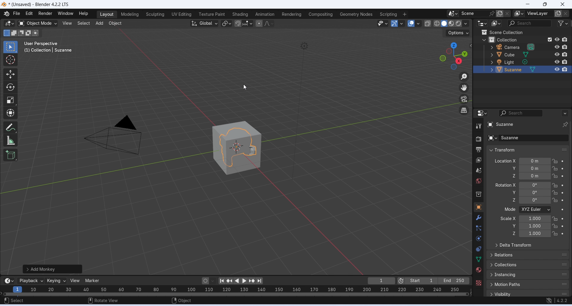  Describe the element at coordinates (222, 281) in the screenshot. I see `jump to endpoint` at that location.